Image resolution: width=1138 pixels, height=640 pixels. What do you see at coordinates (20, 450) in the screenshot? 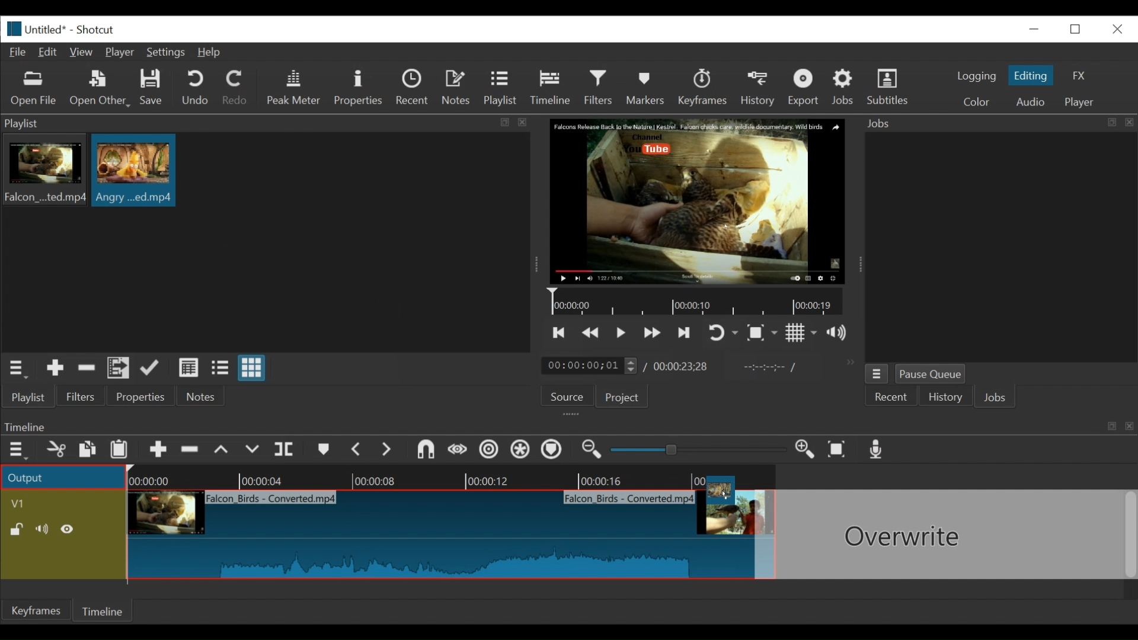
I see `Timeline menu` at bounding box center [20, 450].